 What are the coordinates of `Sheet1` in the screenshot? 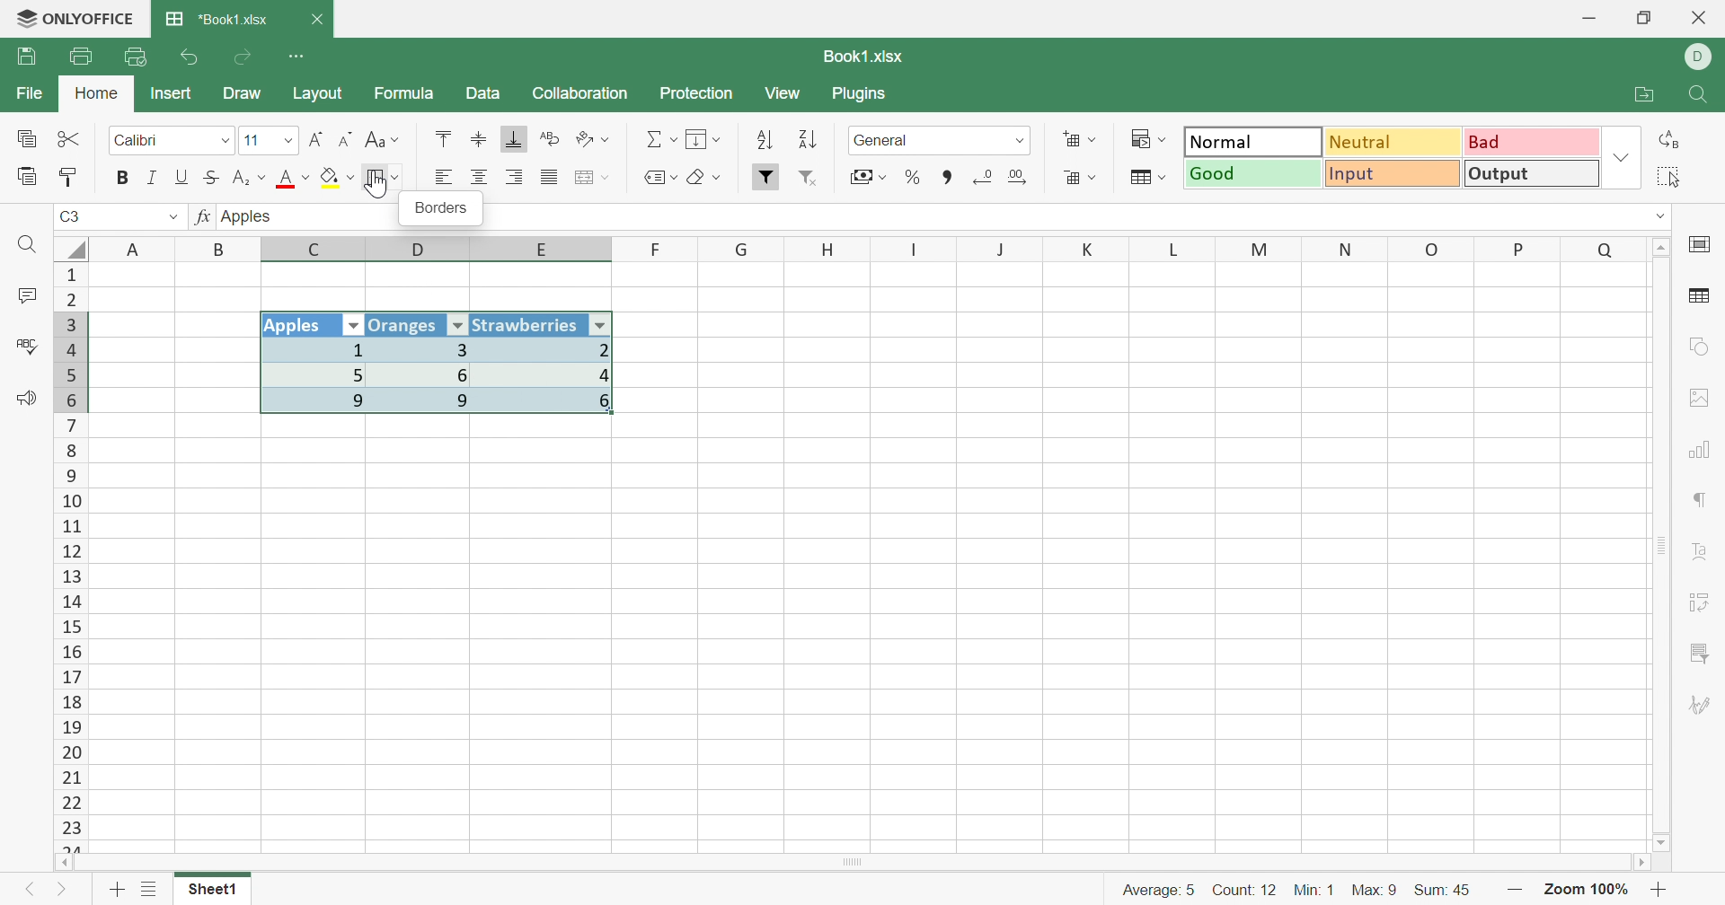 It's located at (212, 893).